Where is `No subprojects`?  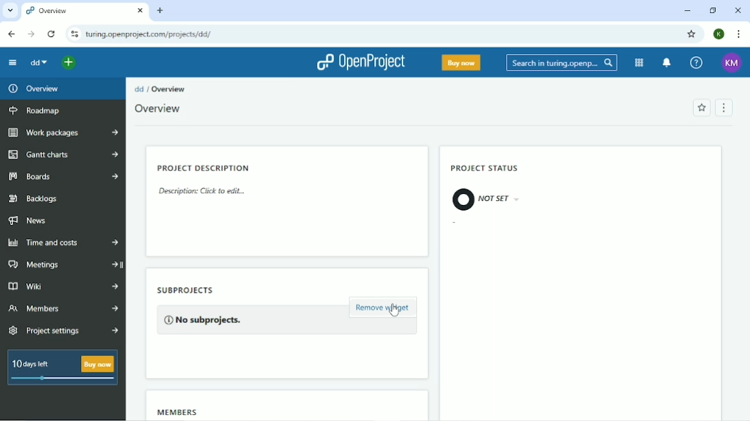 No subprojects is located at coordinates (203, 319).